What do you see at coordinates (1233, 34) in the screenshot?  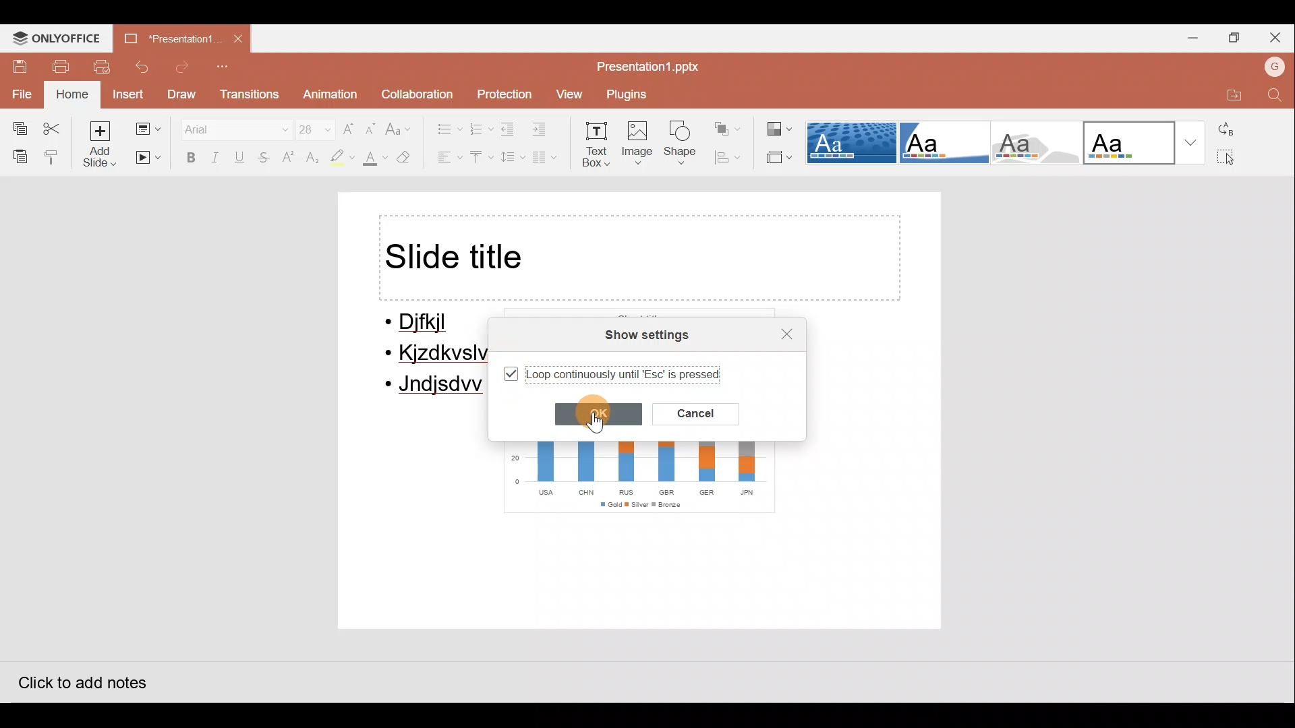 I see `Maximize` at bounding box center [1233, 34].